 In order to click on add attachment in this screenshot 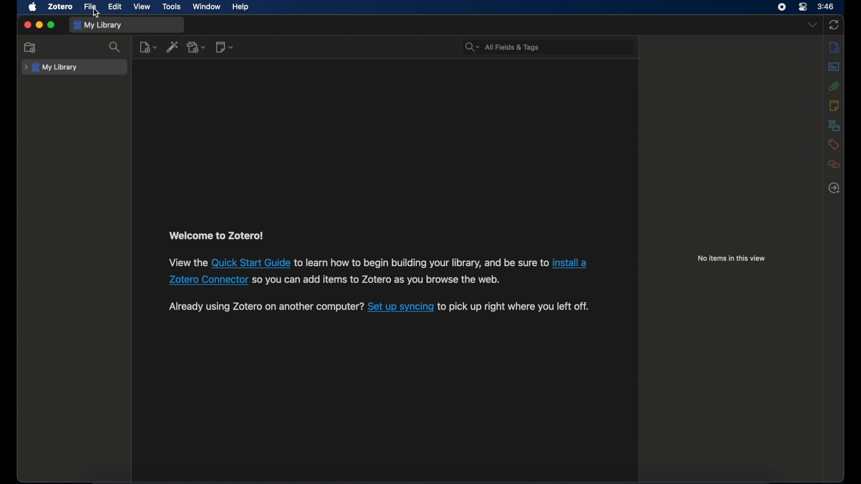, I will do `click(196, 47)`.